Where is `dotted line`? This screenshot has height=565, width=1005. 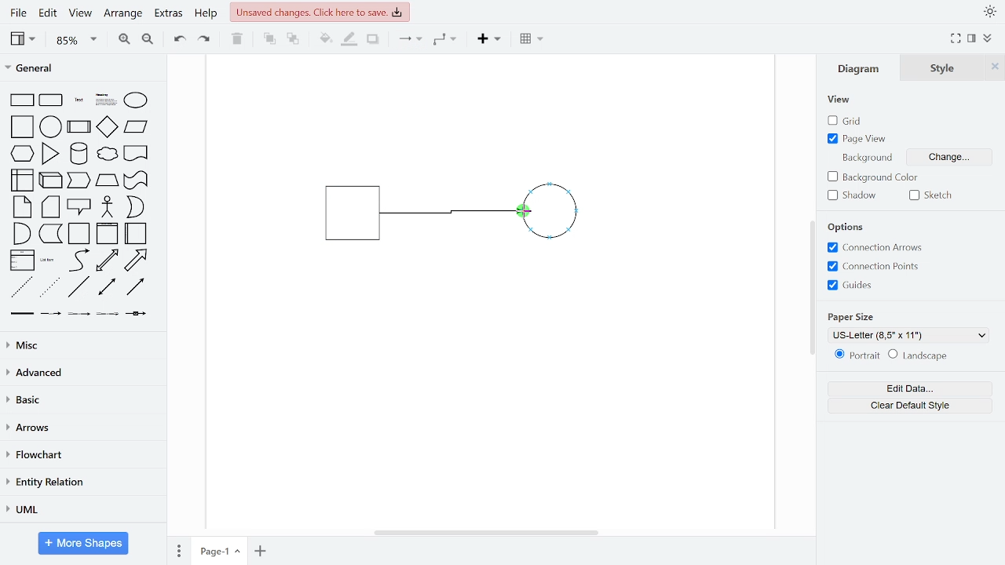 dotted line is located at coordinates (49, 288).